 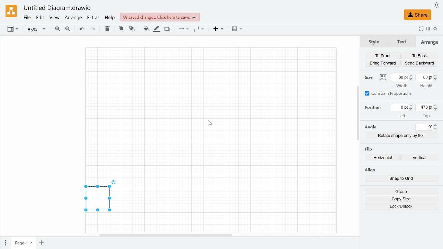 I want to click on Pointer, so click(x=210, y=123).